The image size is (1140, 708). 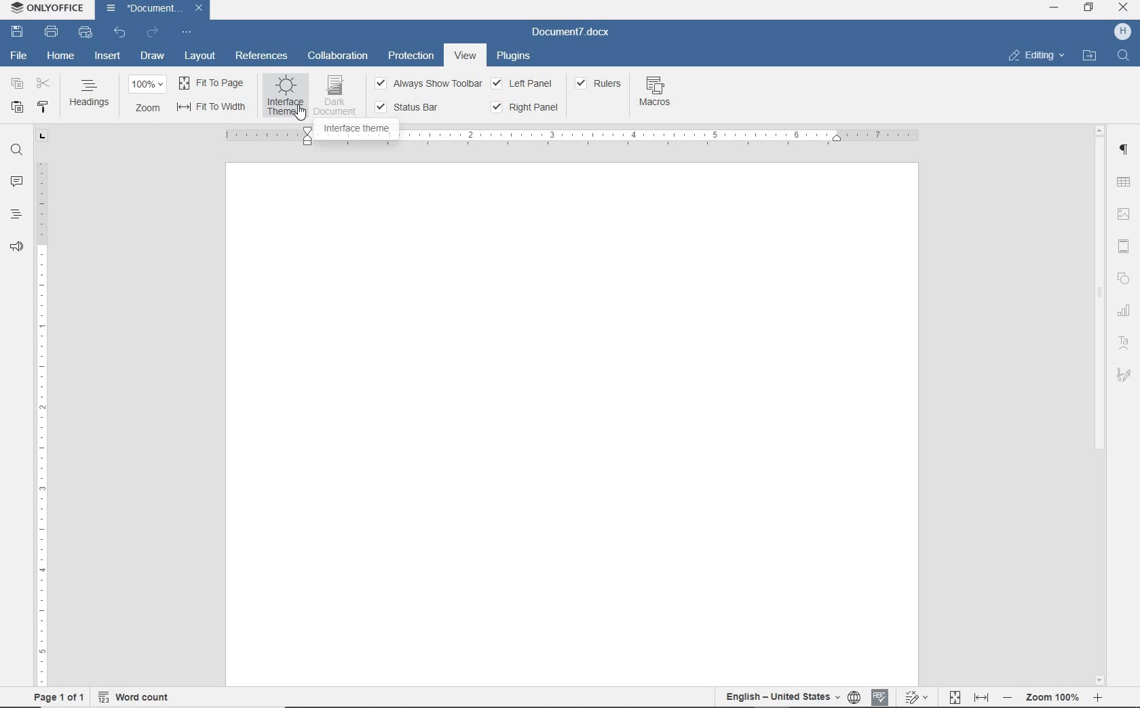 What do you see at coordinates (524, 106) in the screenshot?
I see `RIGHT PANE` at bounding box center [524, 106].